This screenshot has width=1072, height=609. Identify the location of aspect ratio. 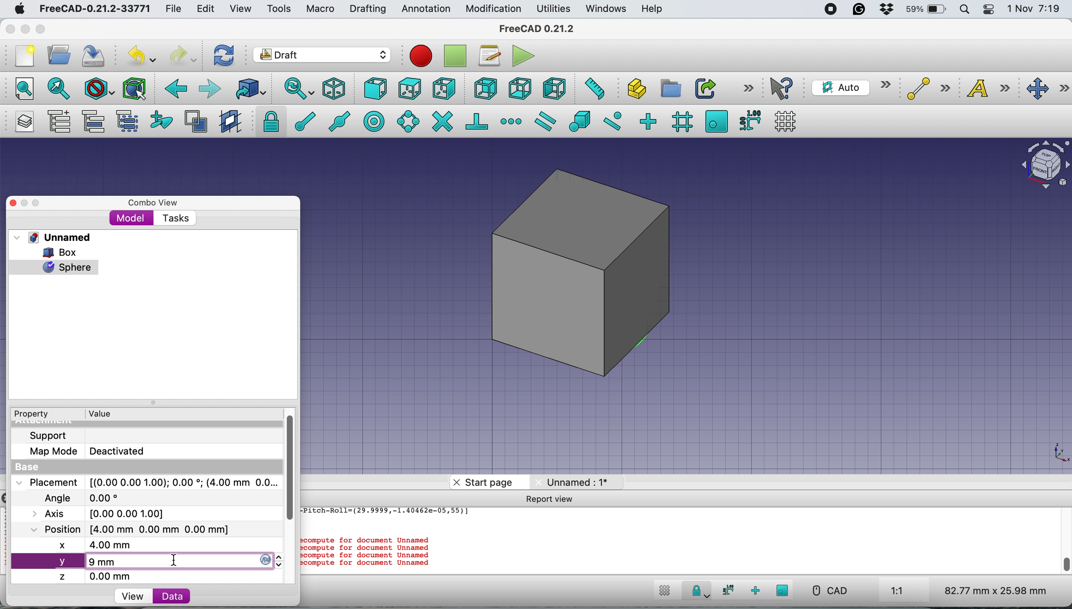
(898, 591).